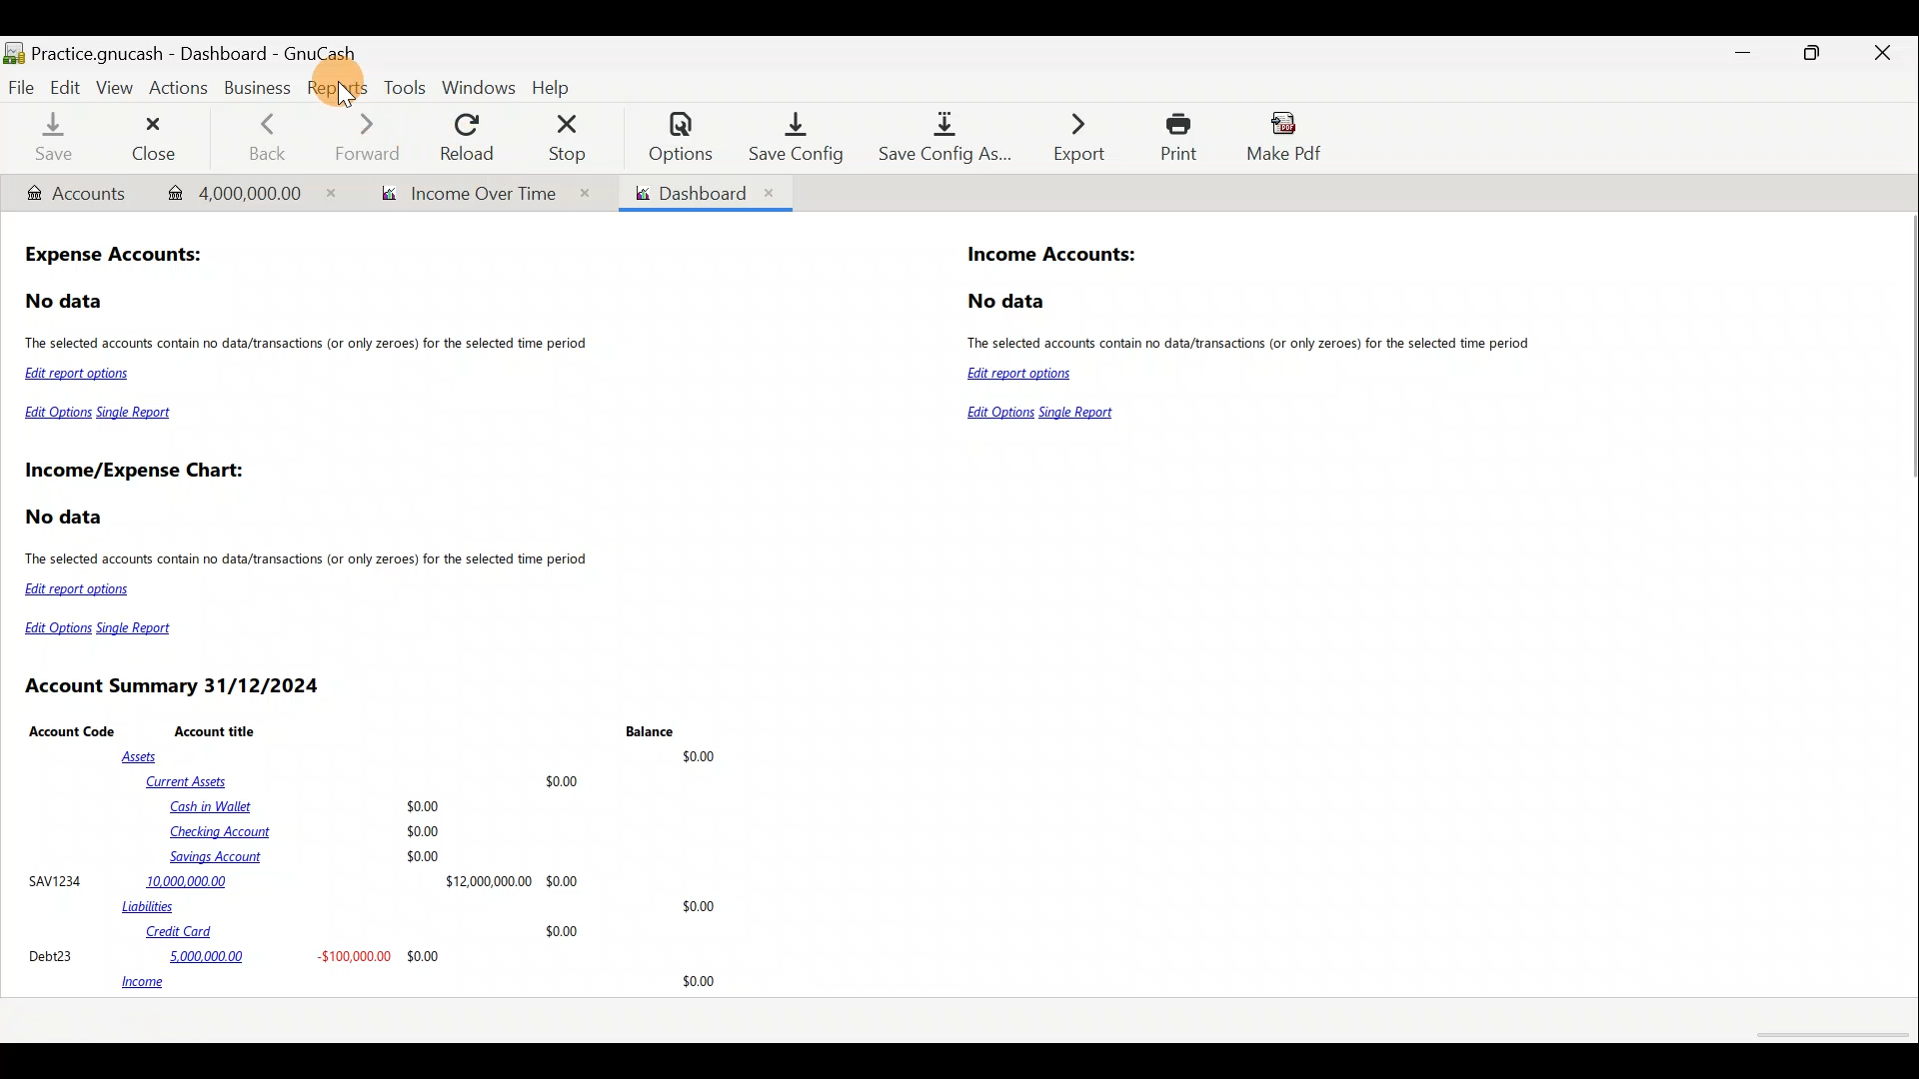 The width and height of the screenshot is (1919, 1079). I want to click on Stop, so click(573, 137).